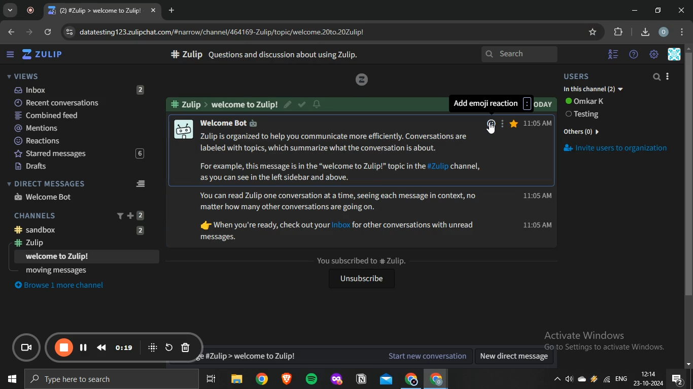 This screenshot has width=693, height=389. Describe the element at coordinates (80, 215) in the screenshot. I see `channels` at that location.